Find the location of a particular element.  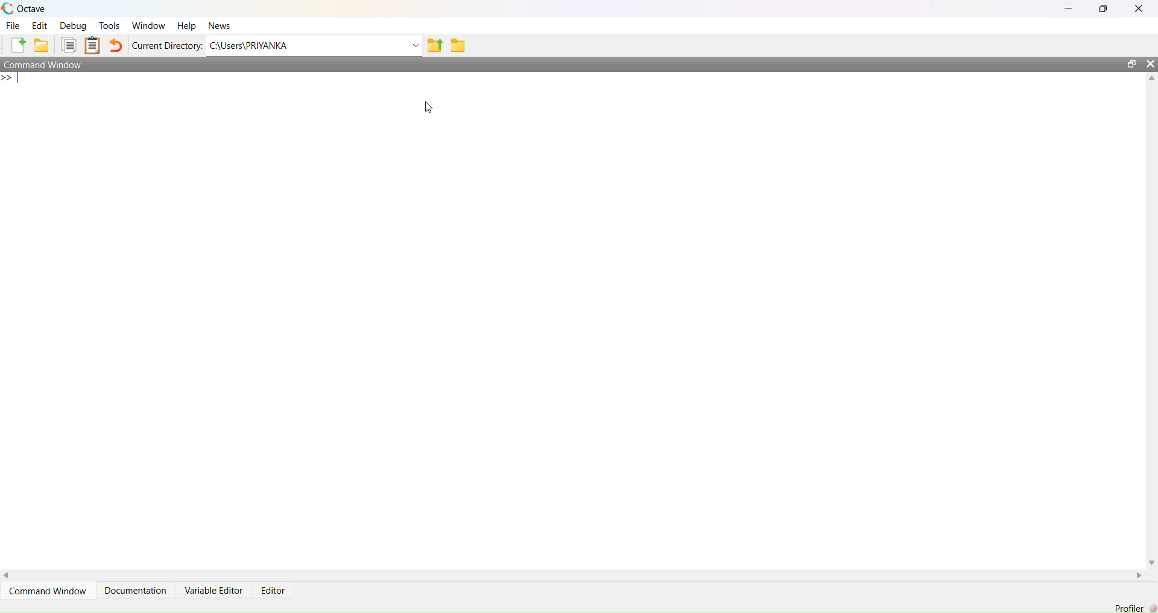

Copy is located at coordinates (68, 45).